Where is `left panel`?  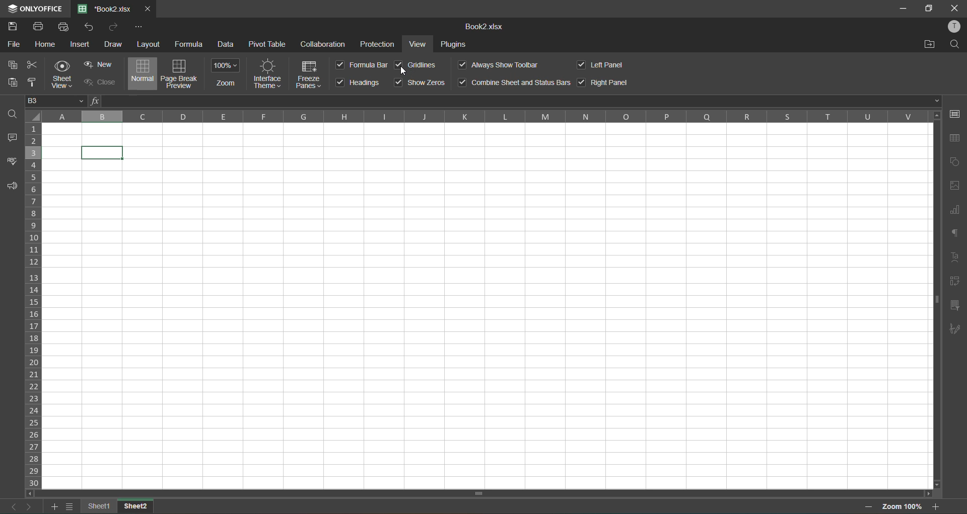 left panel is located at coordinates (606, 65).